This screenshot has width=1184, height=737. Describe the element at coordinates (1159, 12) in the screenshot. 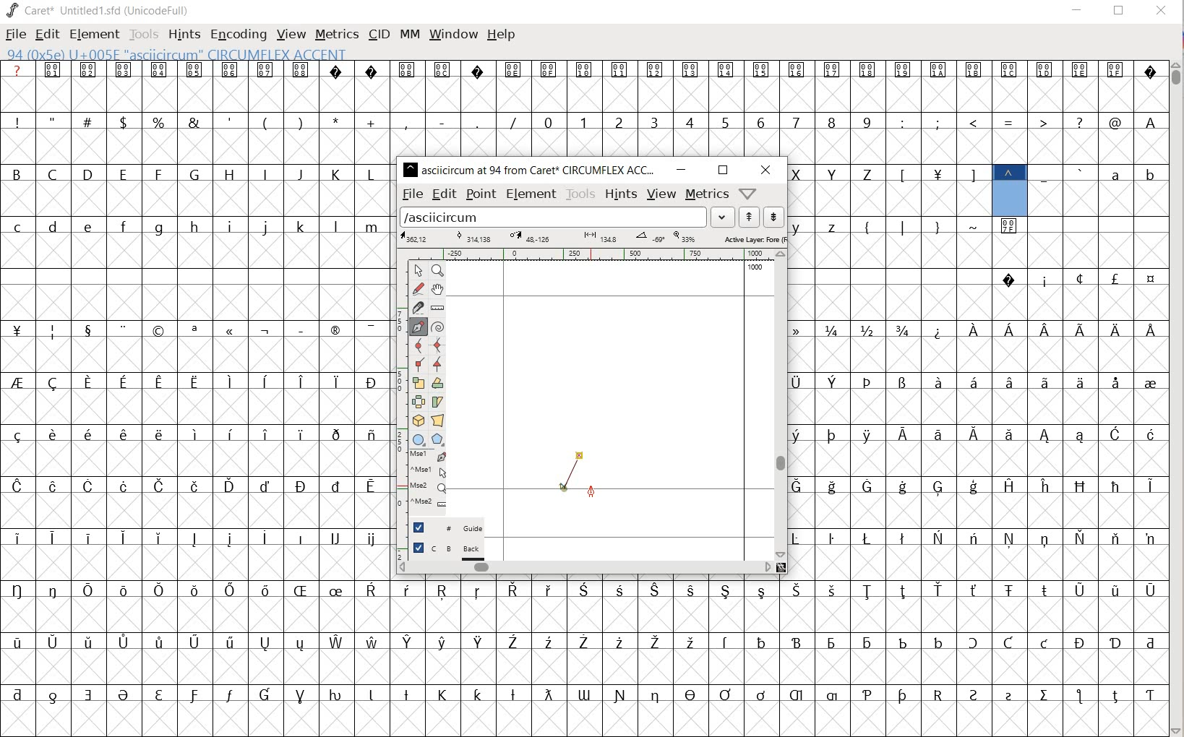

I see `CLOSE` at that location.